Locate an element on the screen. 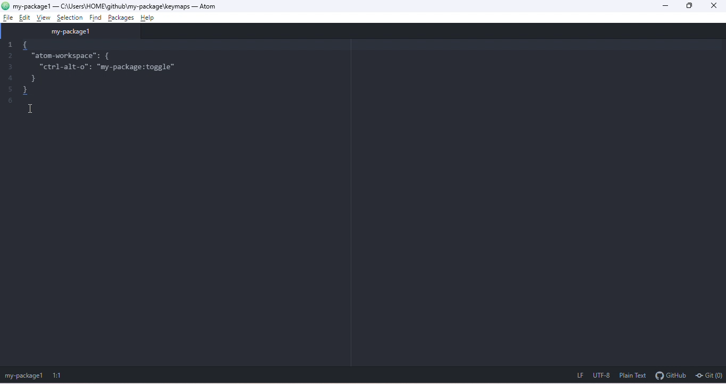 The image size is (726, 384). lf is located at coordinates (574, 375).